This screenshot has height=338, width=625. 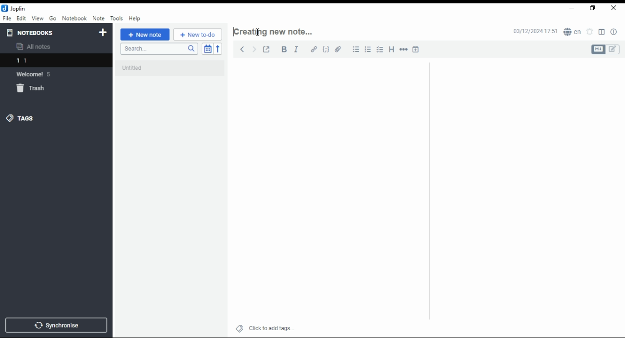 I want to click on insert time, so click(x=416, y=49).